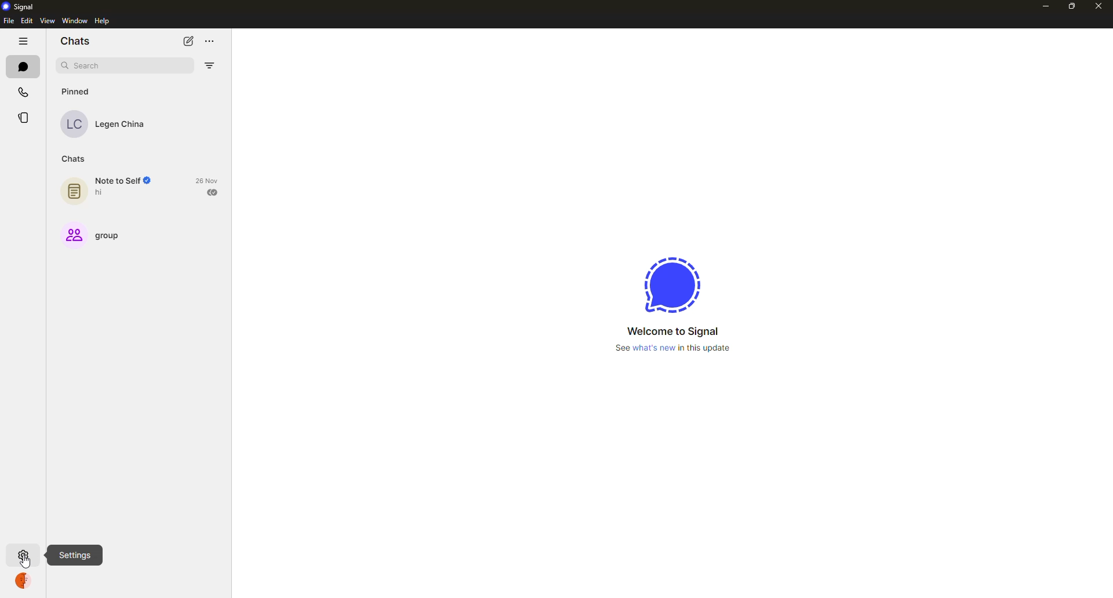 The width and height of the screenshot is (1113, 598). Describe the element at coordinates (23, 6) in the screenshot. I see `signal` at that location.